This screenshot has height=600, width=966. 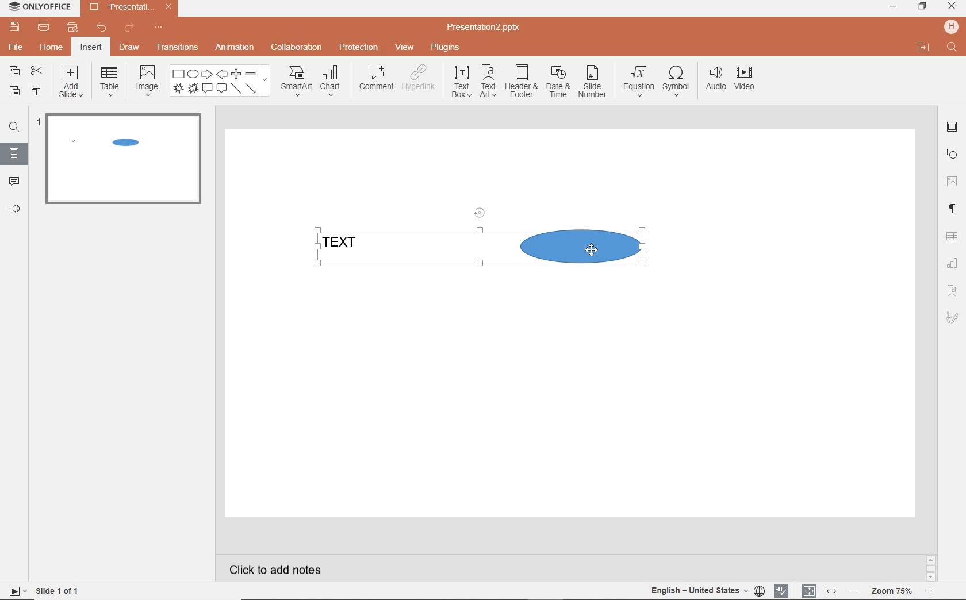 What do you see at coordinates (460, 82) in the screenshot?
I see `textbox` at bounding box center [460, 82].